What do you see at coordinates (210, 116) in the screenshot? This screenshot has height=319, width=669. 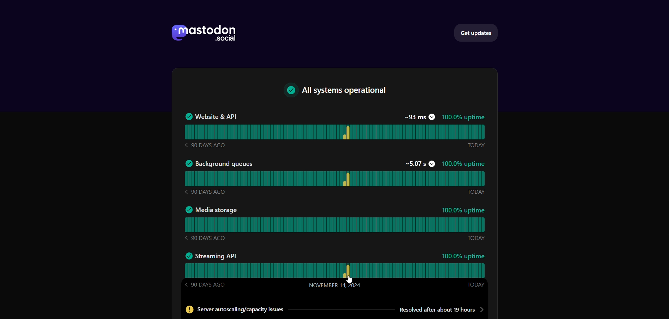 I see `Website & API` at bounding box center [210, 116].